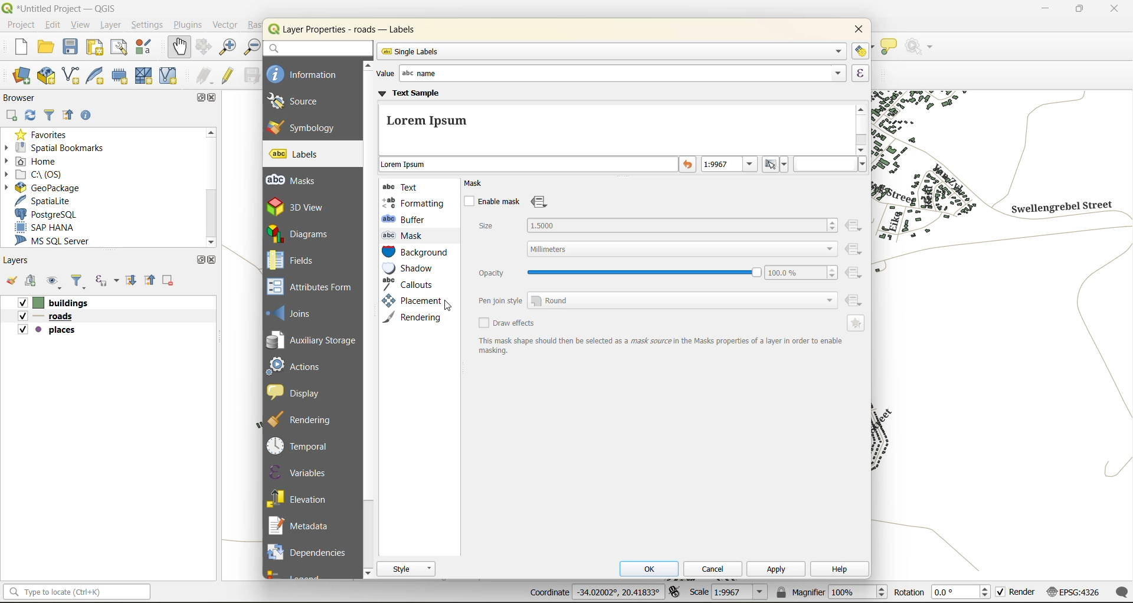 The image size is (1133, 603). Describe the element at coordinates (302, 127) in the screenshot. I see `symbology` at that location.